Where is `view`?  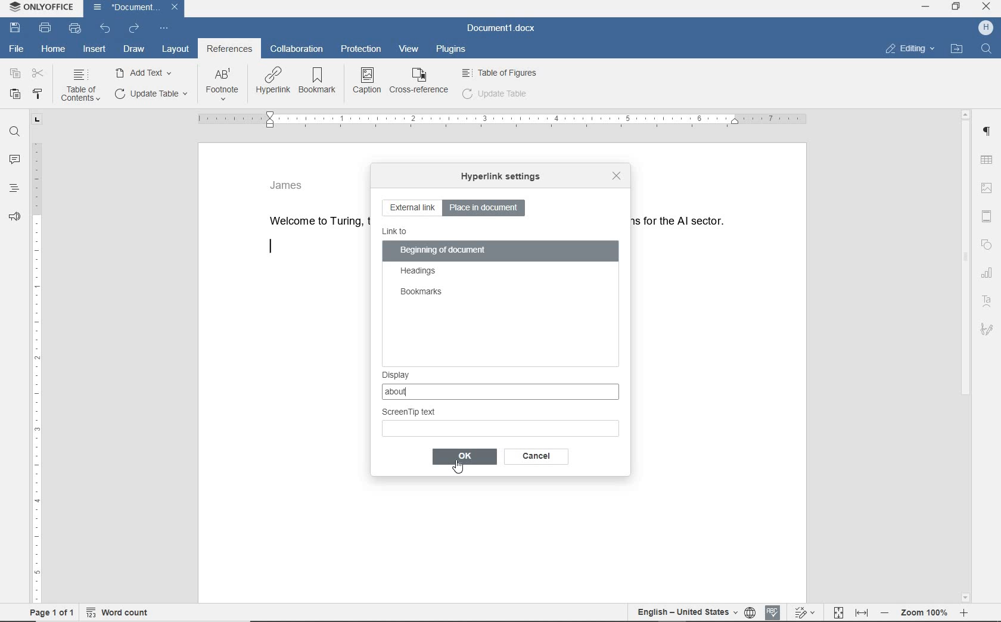
view is located at coordinates (407, 49).